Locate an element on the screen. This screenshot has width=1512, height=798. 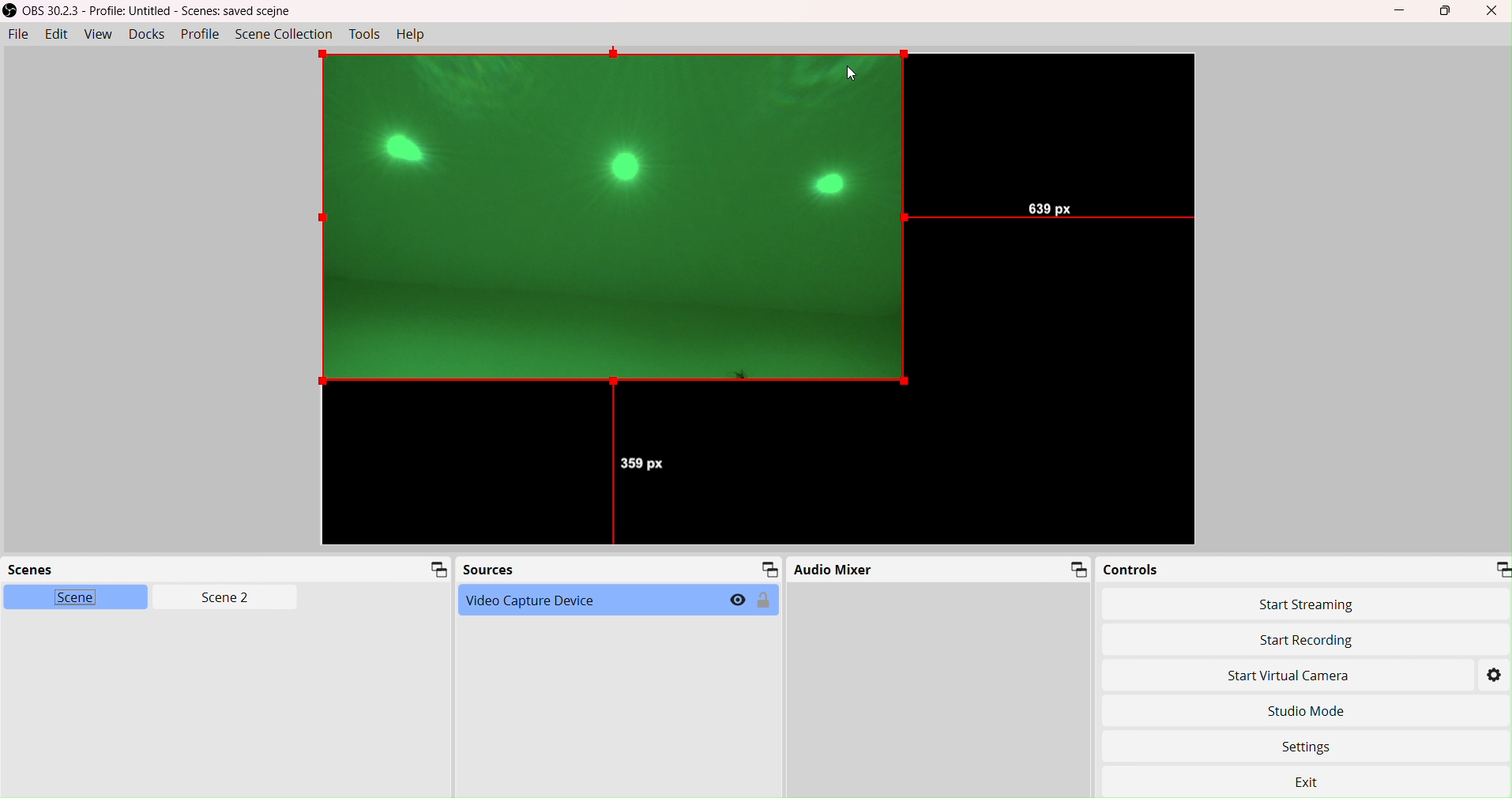
Exit is located at coordinates (1315, 783).